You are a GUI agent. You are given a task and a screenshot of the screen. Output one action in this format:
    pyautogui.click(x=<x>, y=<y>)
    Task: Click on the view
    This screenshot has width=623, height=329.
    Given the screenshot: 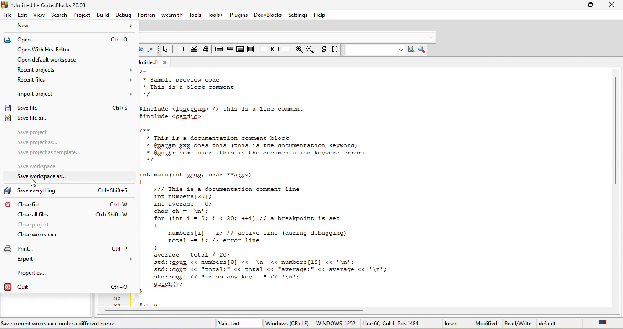 What is the action you would take?
    pyautogui.click(x=40, y=15)
    